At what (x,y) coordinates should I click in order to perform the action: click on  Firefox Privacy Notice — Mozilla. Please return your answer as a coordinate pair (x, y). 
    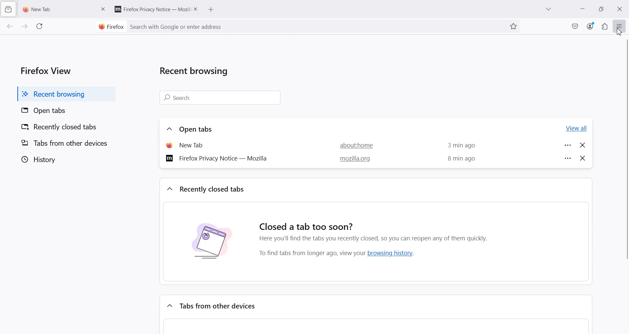
    Looking at the image, I should click on (219, 158).